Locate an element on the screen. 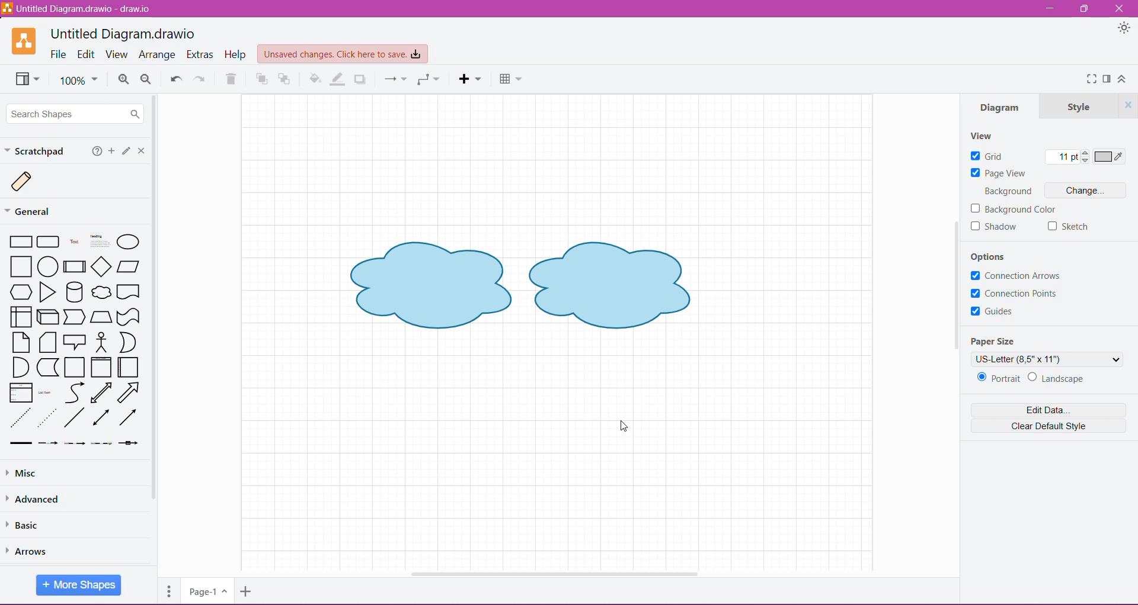  Vertical Scroll Bar is located at coordinates (156, 330).